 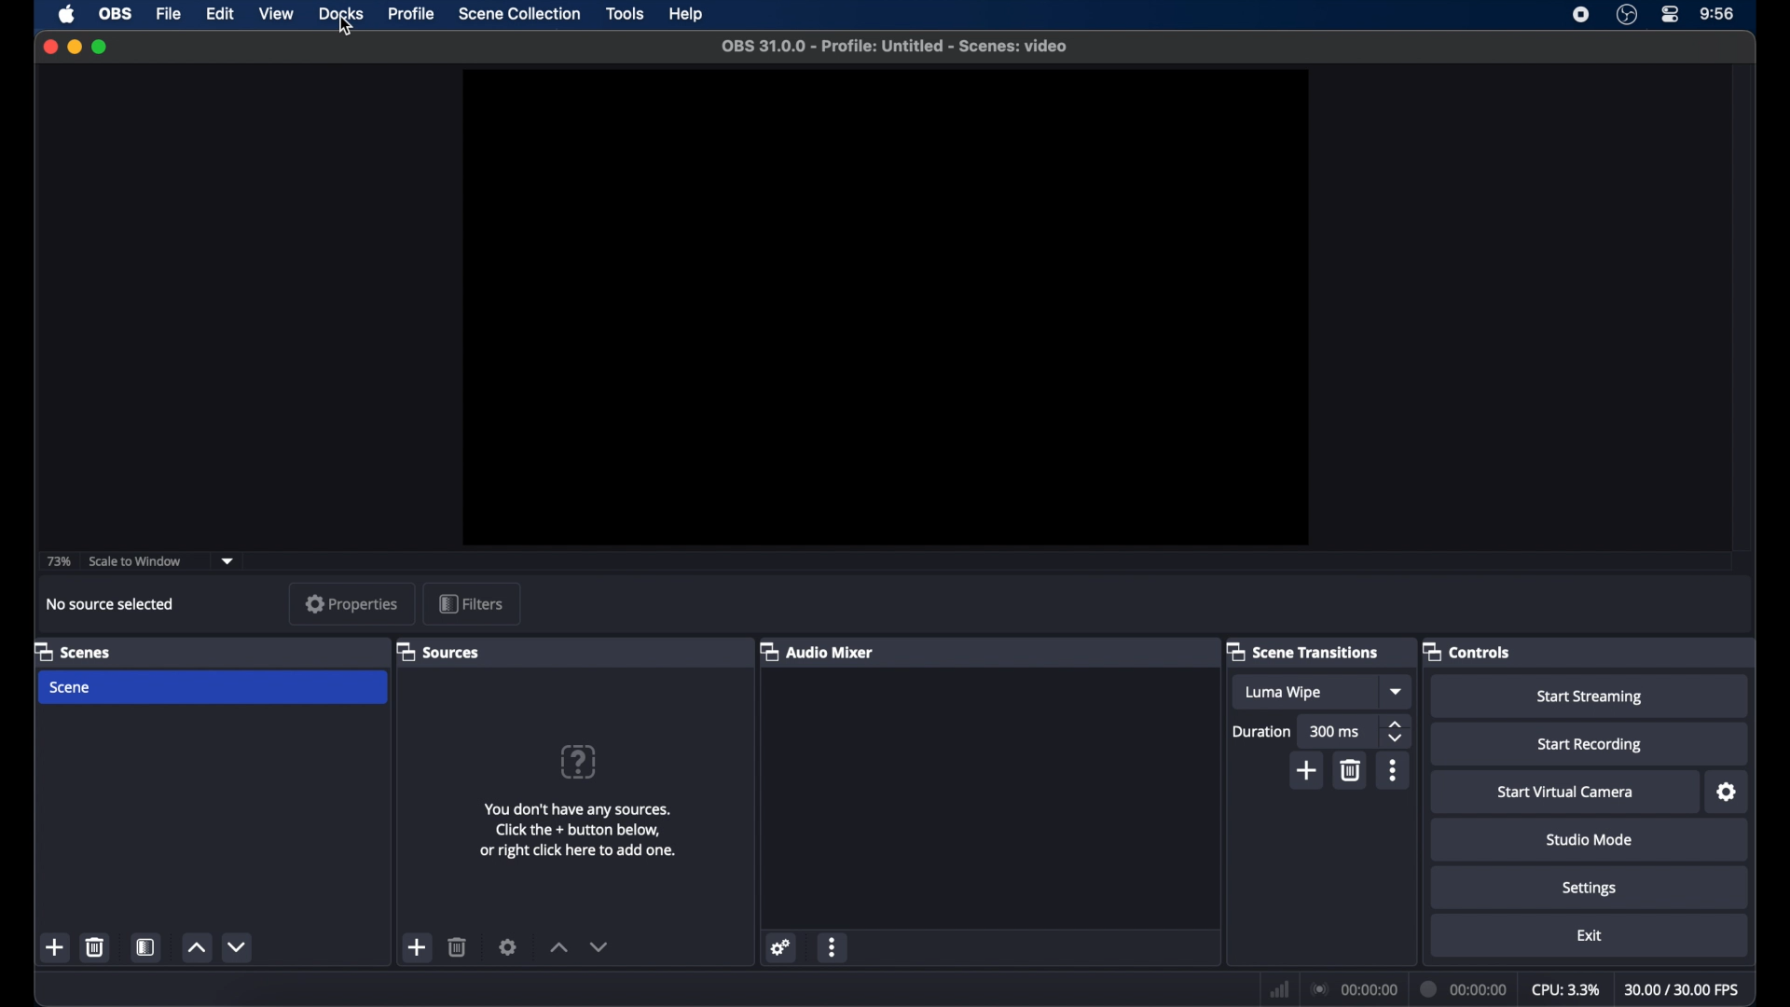 What do you see at coordinates (1395, 693) in the screenshot?
I see `dropdown` at bounding box center [1395, 693].